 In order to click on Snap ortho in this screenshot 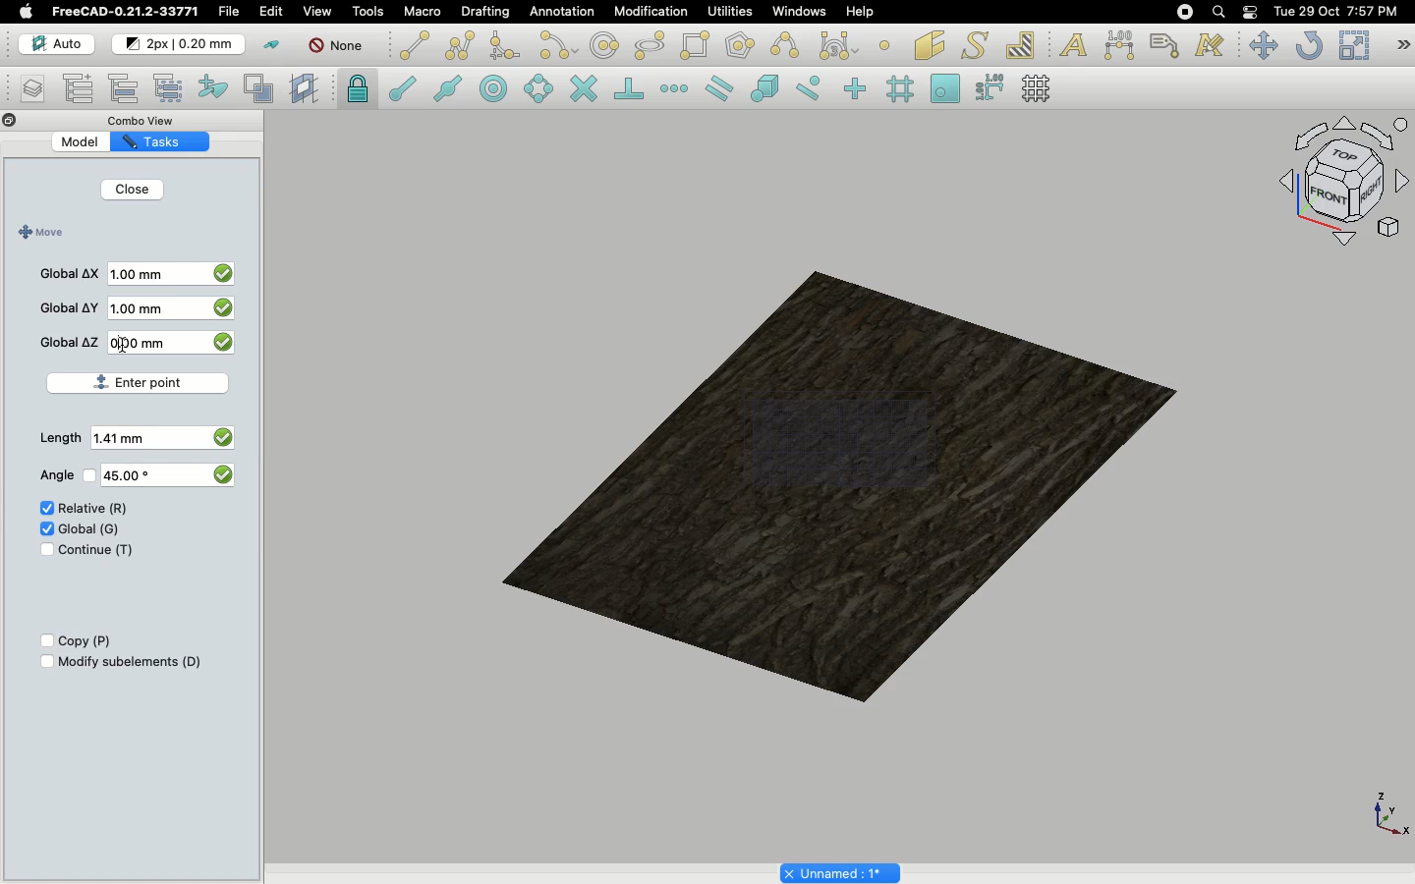, I will do `click(858, 90)`.